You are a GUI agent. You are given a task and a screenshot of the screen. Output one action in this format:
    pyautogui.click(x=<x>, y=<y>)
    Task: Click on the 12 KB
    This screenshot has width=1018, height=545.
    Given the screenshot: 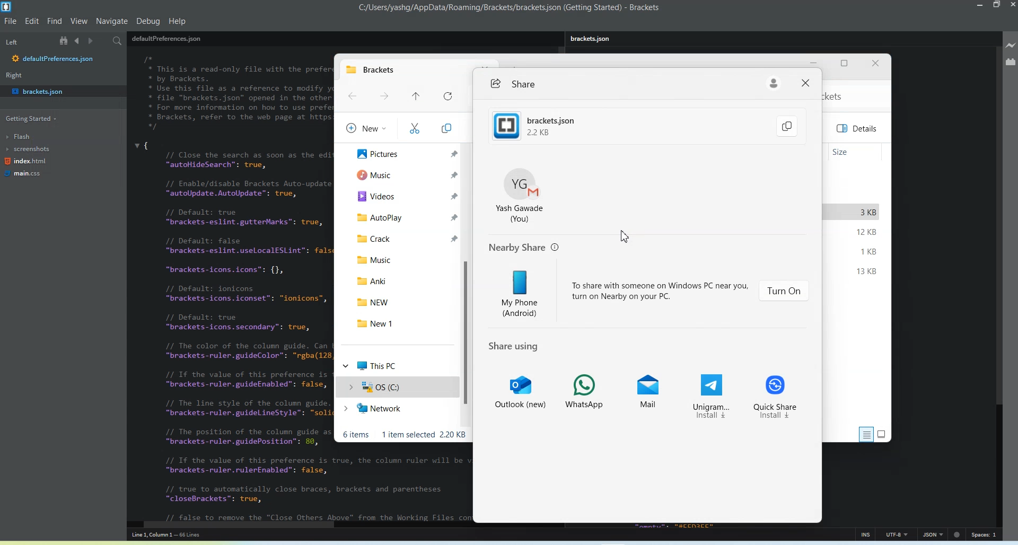 What is the action you would take?
    pyautogui.click(x=866, y=231)
    